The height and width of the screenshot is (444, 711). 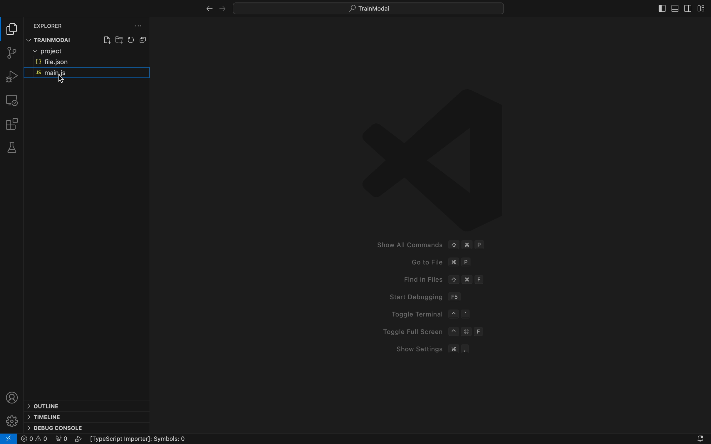 I want to click on , so click(x=132, y=39).